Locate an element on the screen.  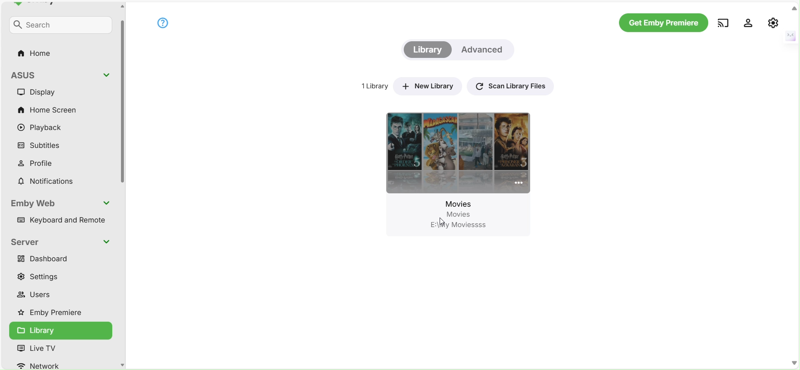
Dashboard is located at coordinates (46, 260).